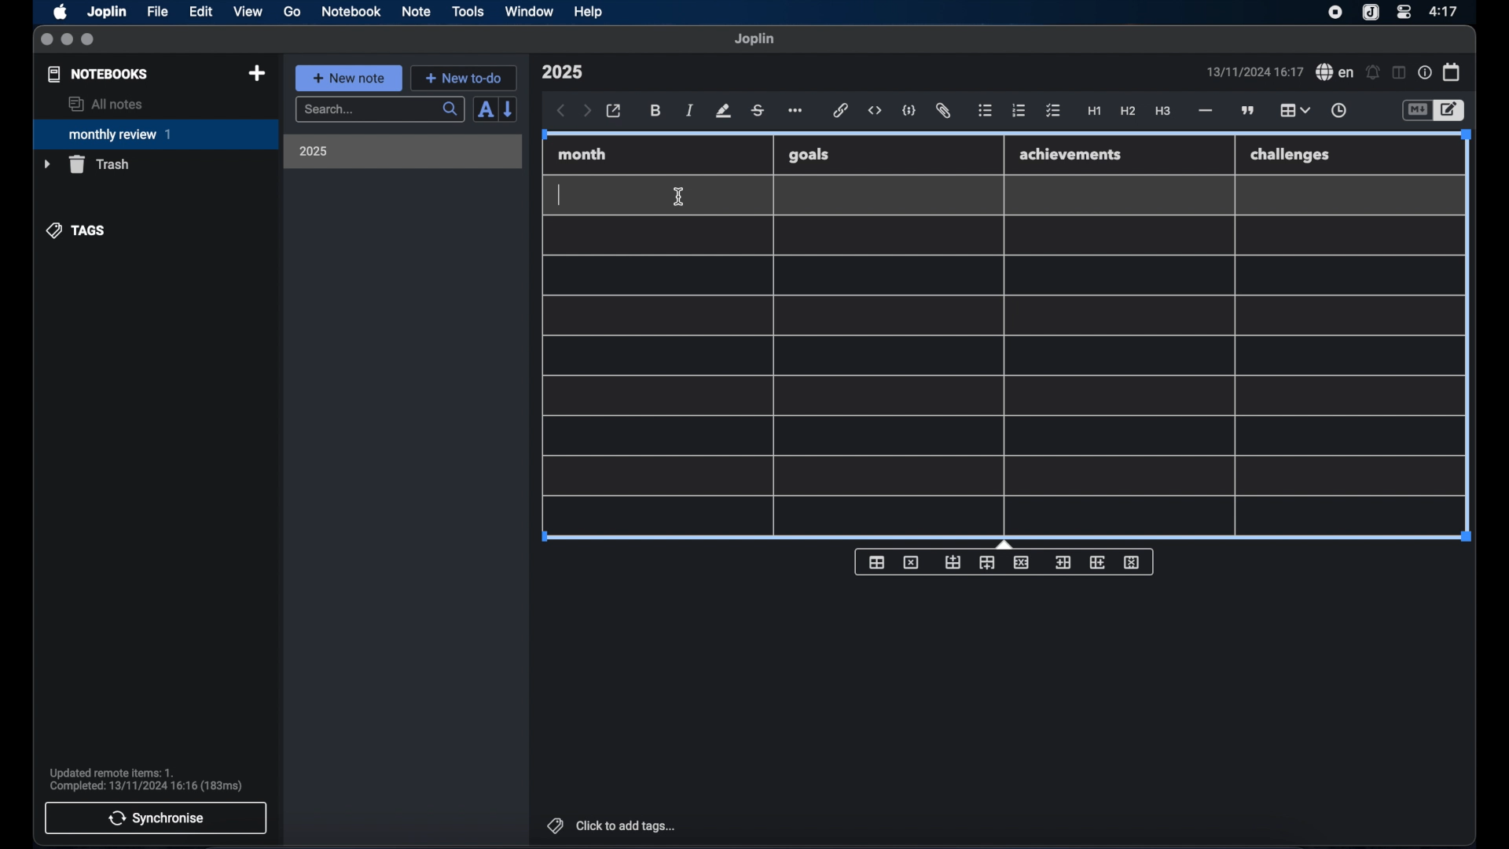 The image size is (1509, 849). Describe the element at coordinates (1063, 563) in the screenshot. I see `insert column before` at that location.